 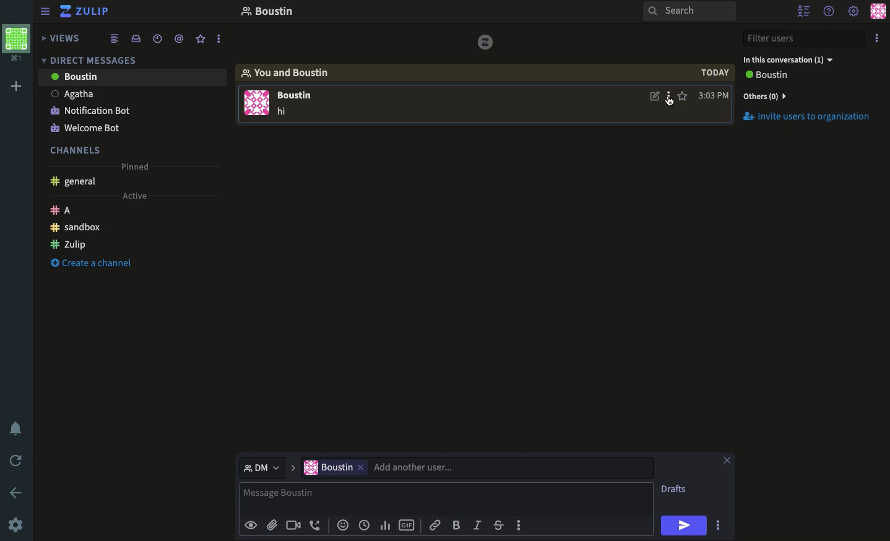 I want to click on Favorites, so click(x=201, y=39).